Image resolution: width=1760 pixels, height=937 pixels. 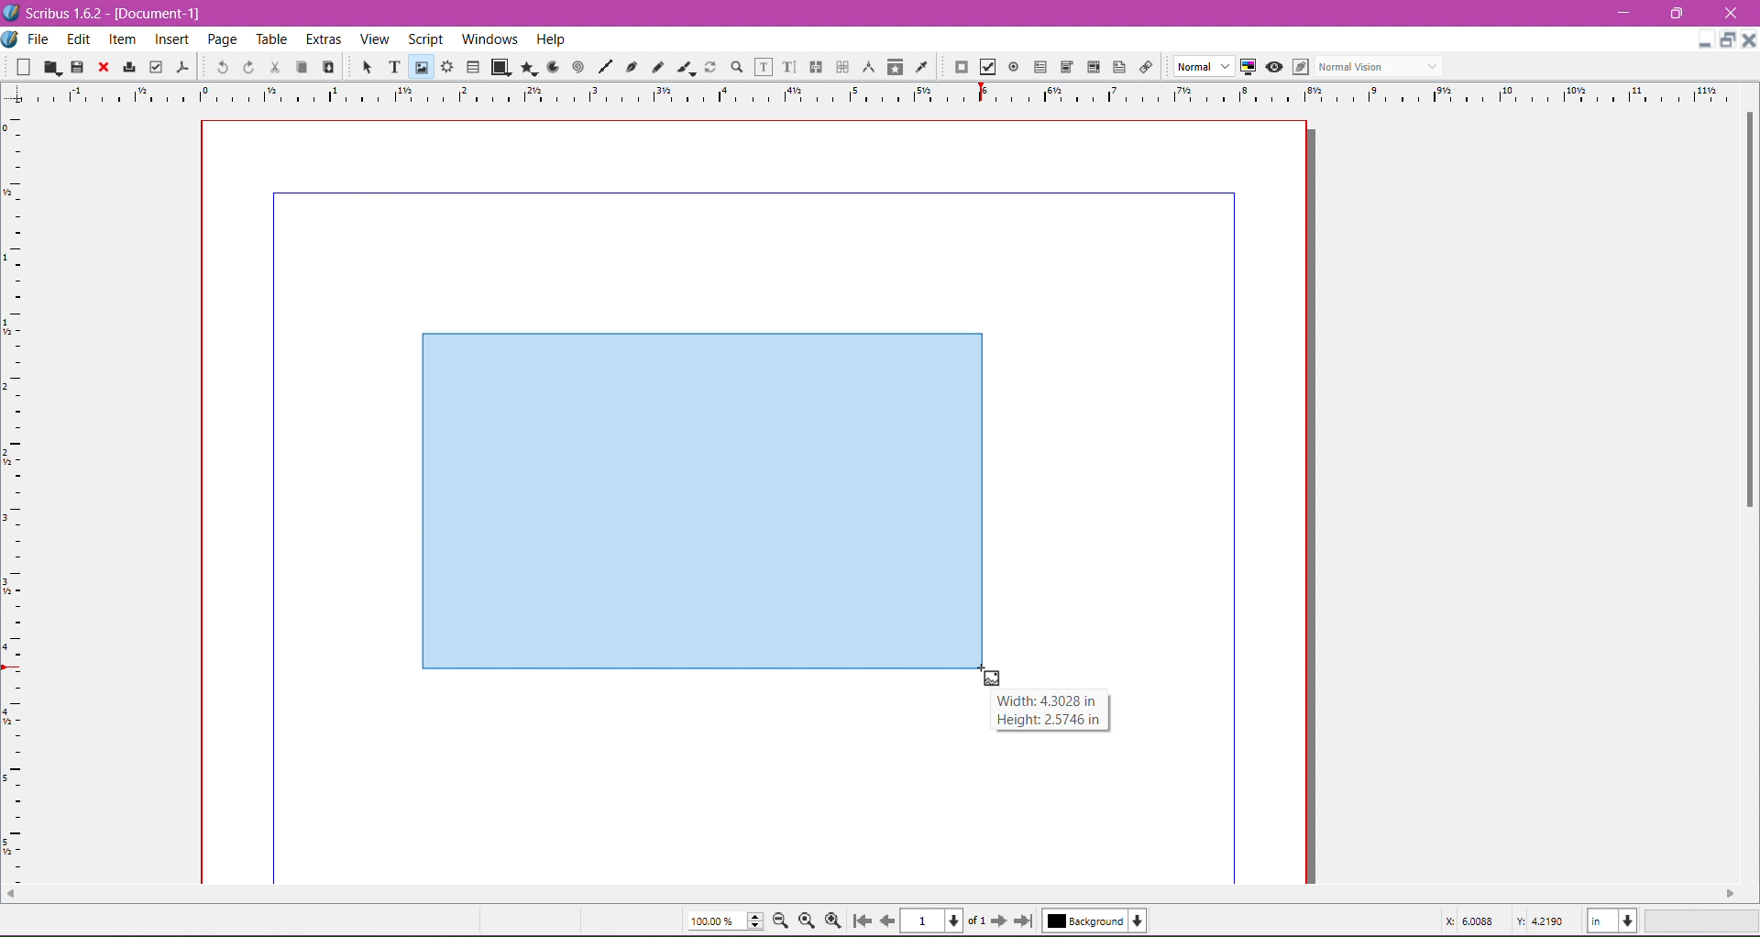 I want to click on Undo, so click(x=222, y=67).